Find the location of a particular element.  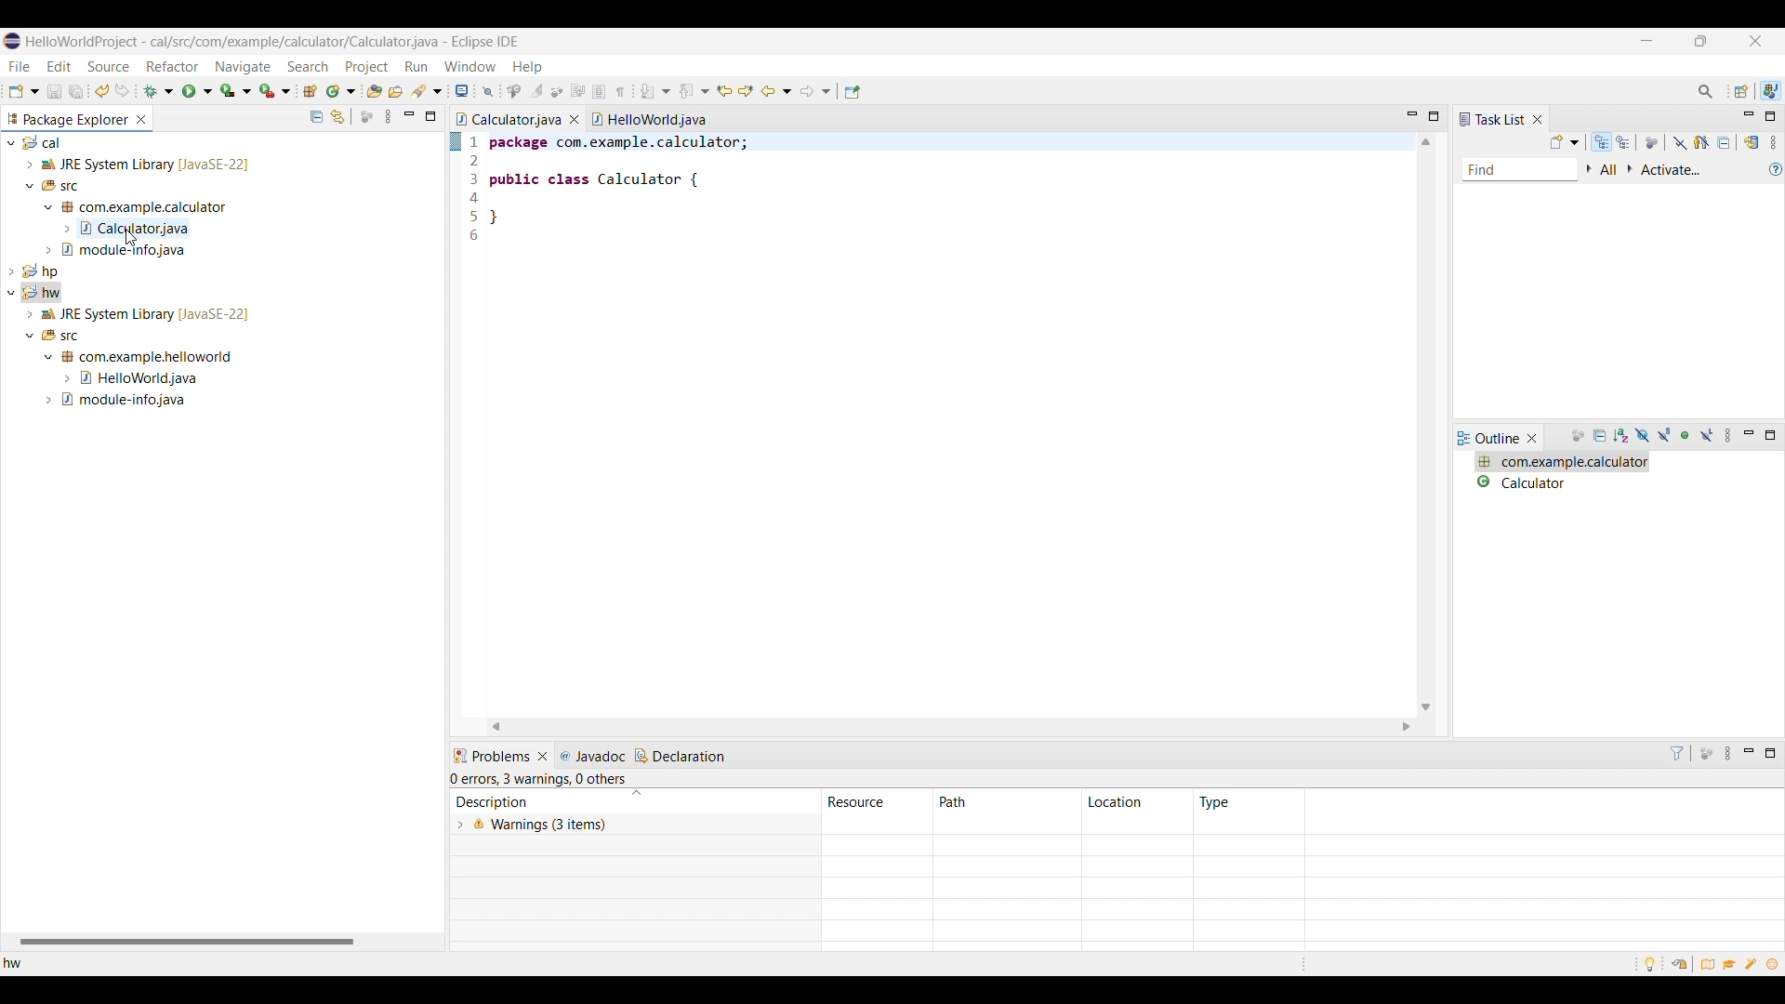

Restore welcome is located at coordinates (1677, 962).